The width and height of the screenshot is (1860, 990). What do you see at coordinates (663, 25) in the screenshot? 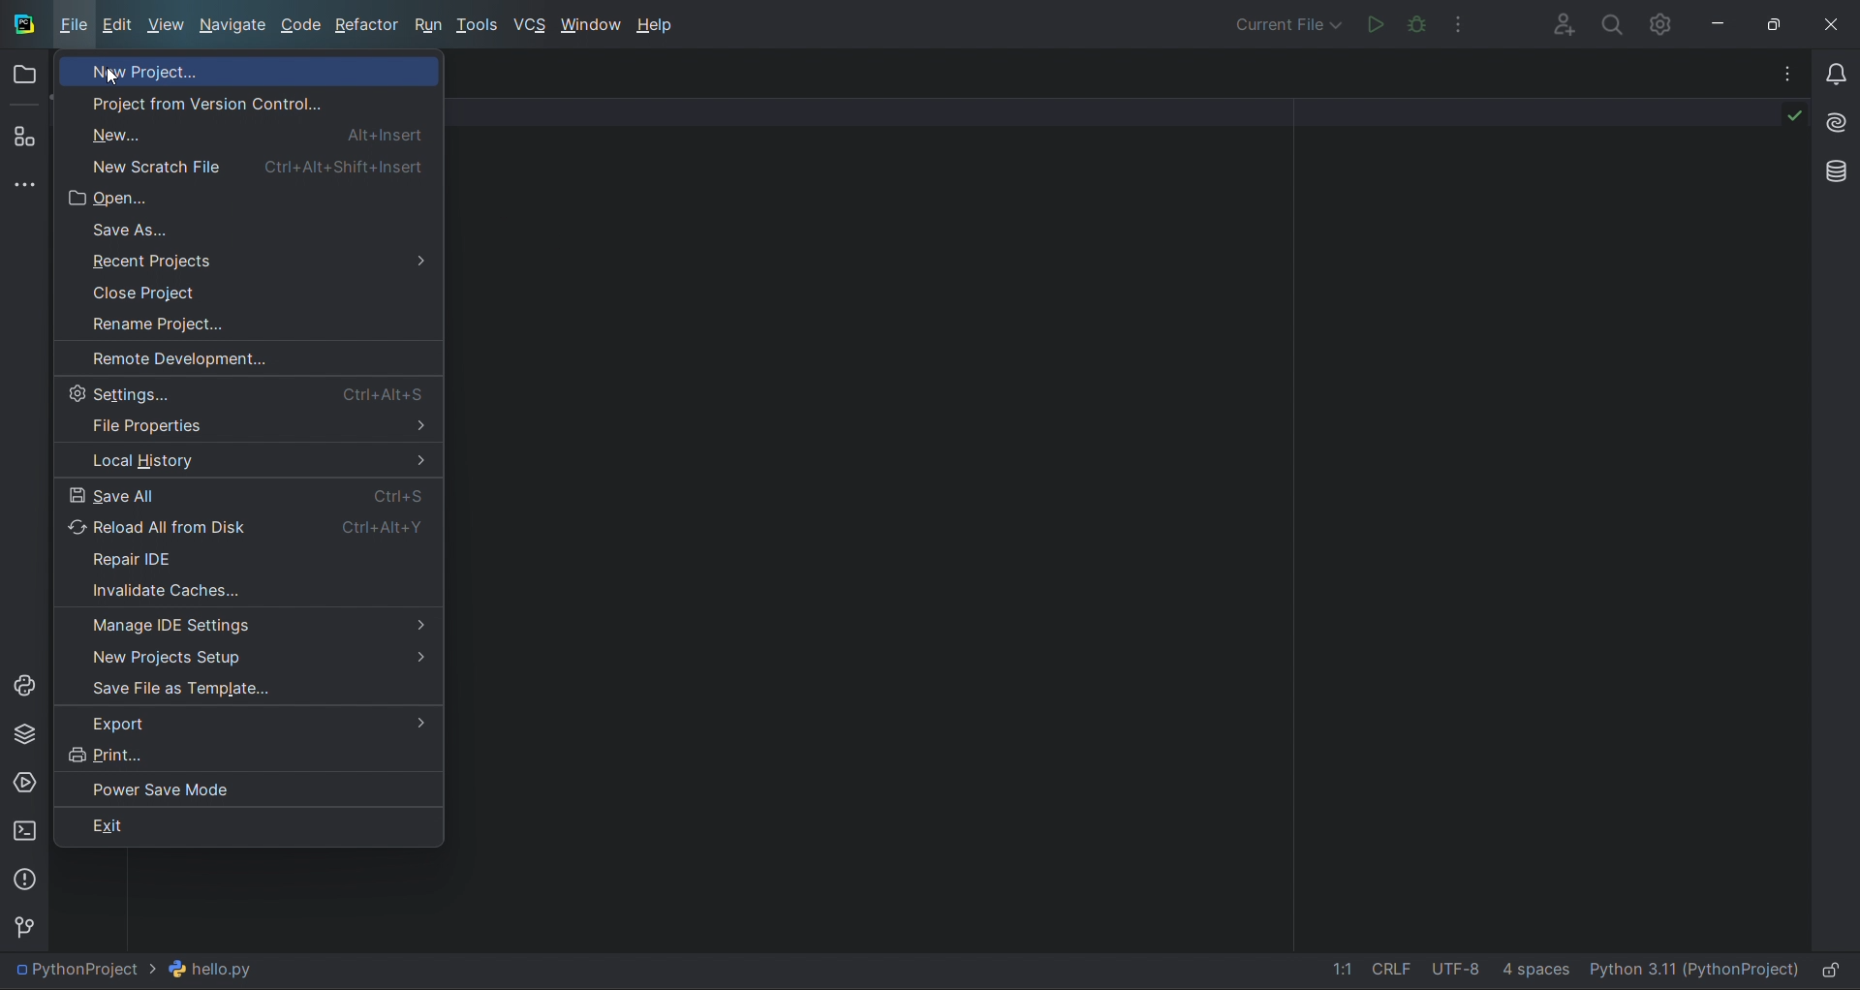
I see `help` at bounding box center [663, 25].